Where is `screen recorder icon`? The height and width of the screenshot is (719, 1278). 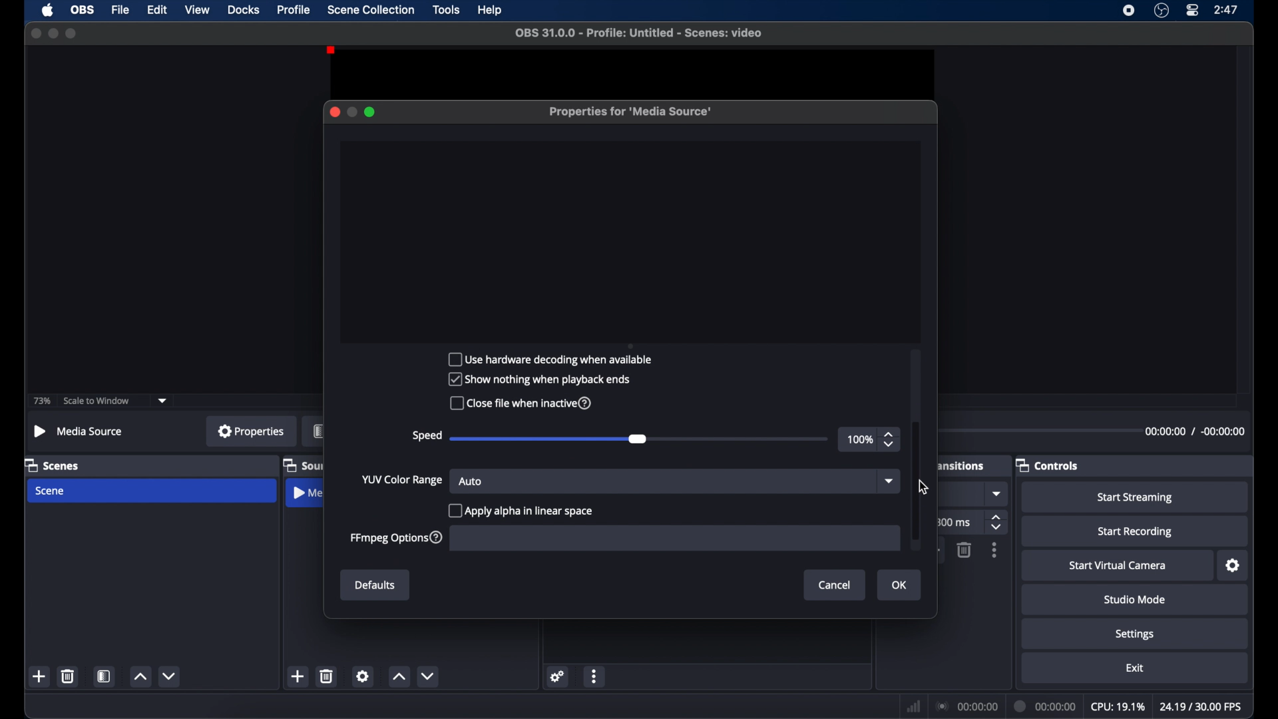 screen recorder icon is located at coordinates (1129, 11).